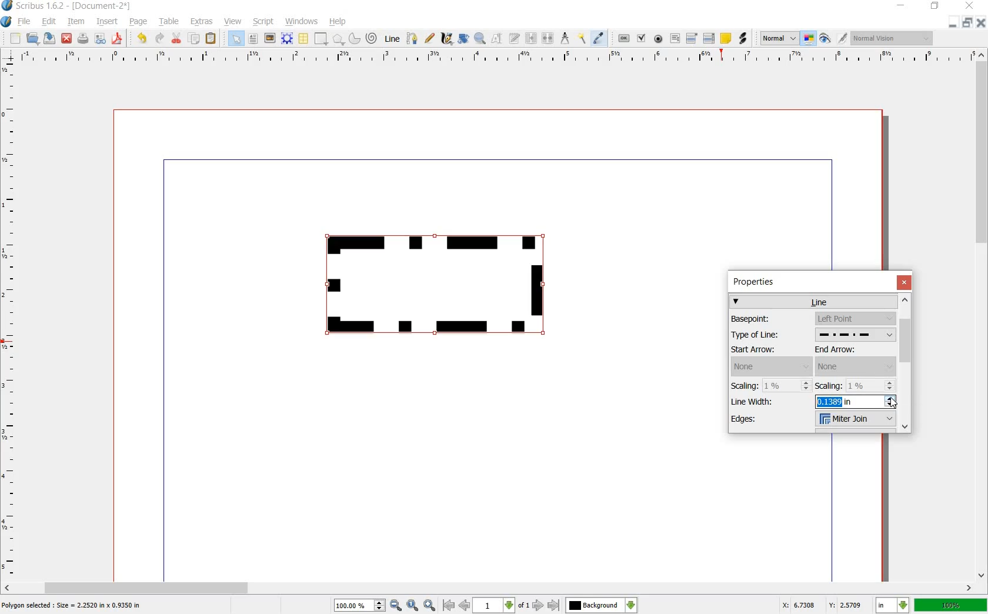 The image size is (988, 614). Describe the element at coordinates (844, 38) in the screenshot. I see `EDIT IN PREVIEW MODE` at that location.